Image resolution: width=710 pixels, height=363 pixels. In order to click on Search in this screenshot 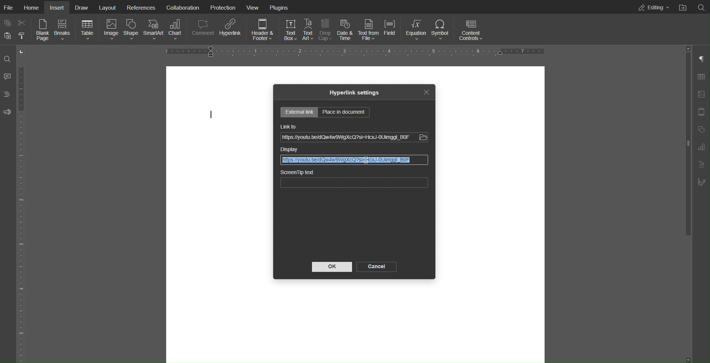, I will do `click(7, 59)`.